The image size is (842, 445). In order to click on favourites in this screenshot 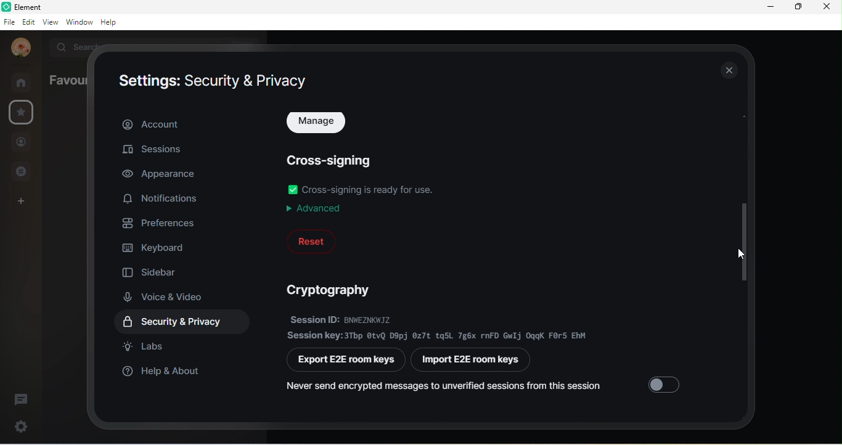, I will do `click(67, 79)`.